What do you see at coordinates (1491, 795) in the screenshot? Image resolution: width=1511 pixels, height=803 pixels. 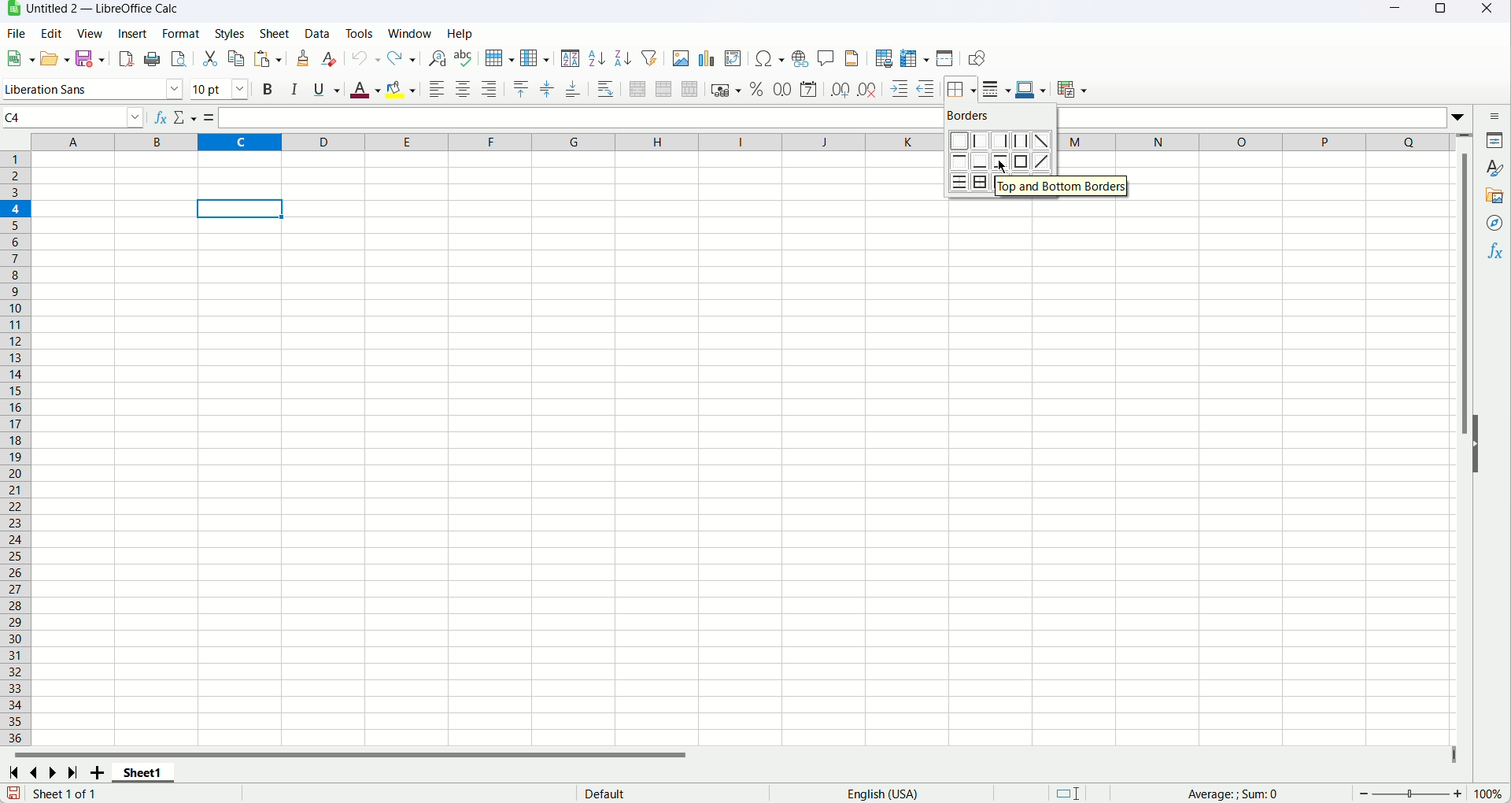 I see `Zoom factor` at bounding box center [1491, 795].